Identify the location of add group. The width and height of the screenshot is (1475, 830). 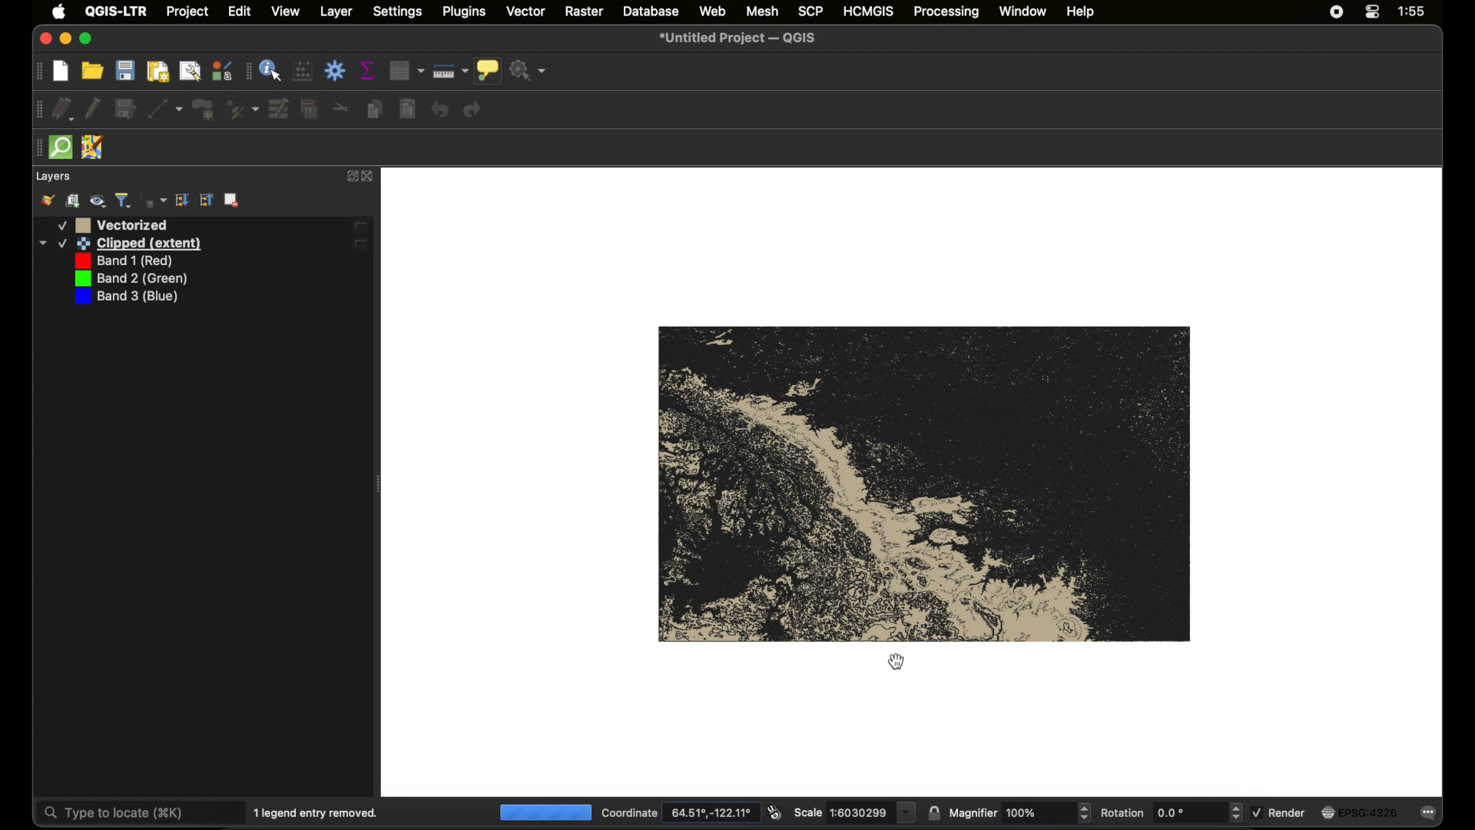
(73, 201).